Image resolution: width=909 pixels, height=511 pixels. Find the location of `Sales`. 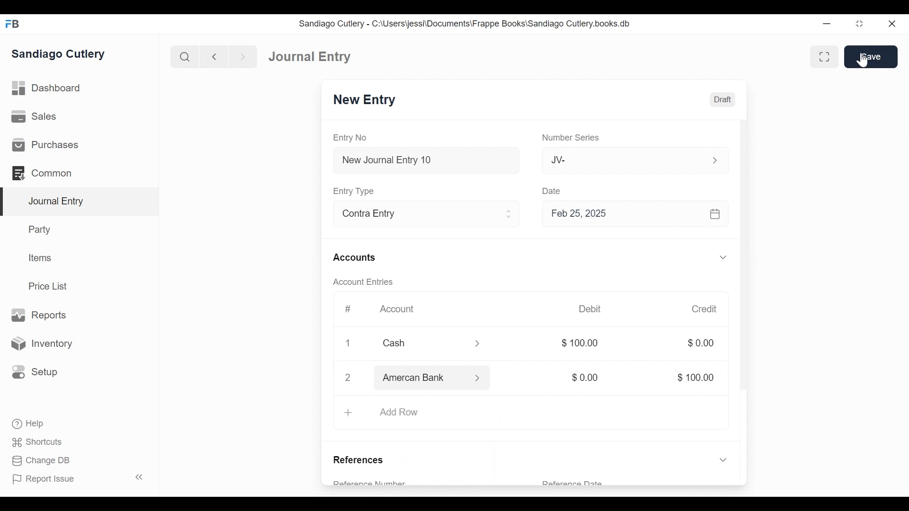

Sales is located at coordinates (33, 117).